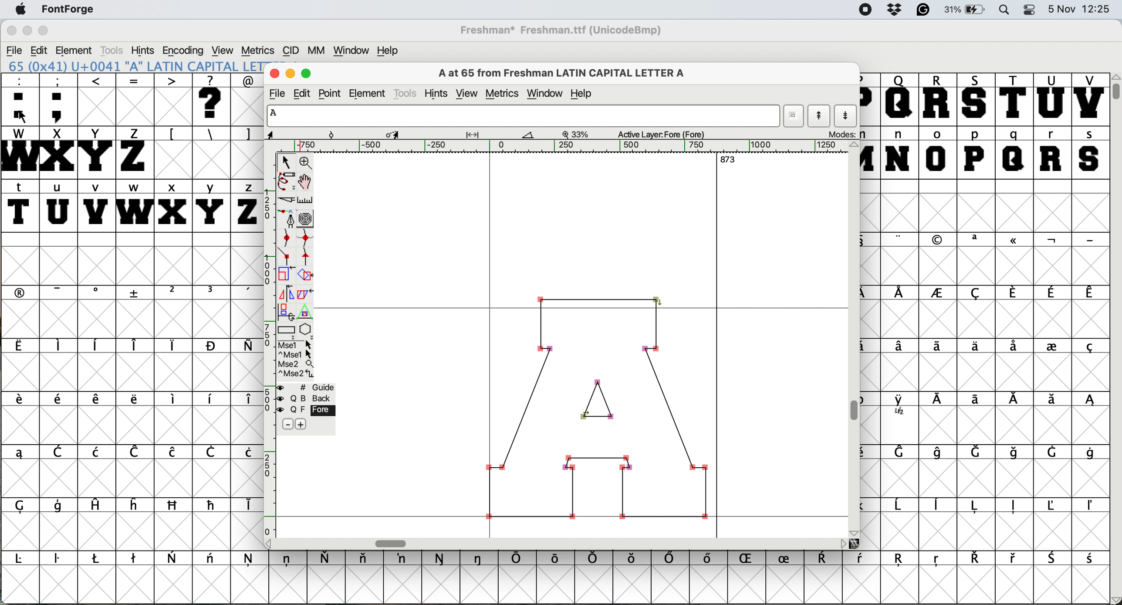 The width and height of the screenshot is (1122, 605). What do you see at coordinates (1014, 401) in the screenshot?
I see `symbol` at bounding box center [1014, 401].